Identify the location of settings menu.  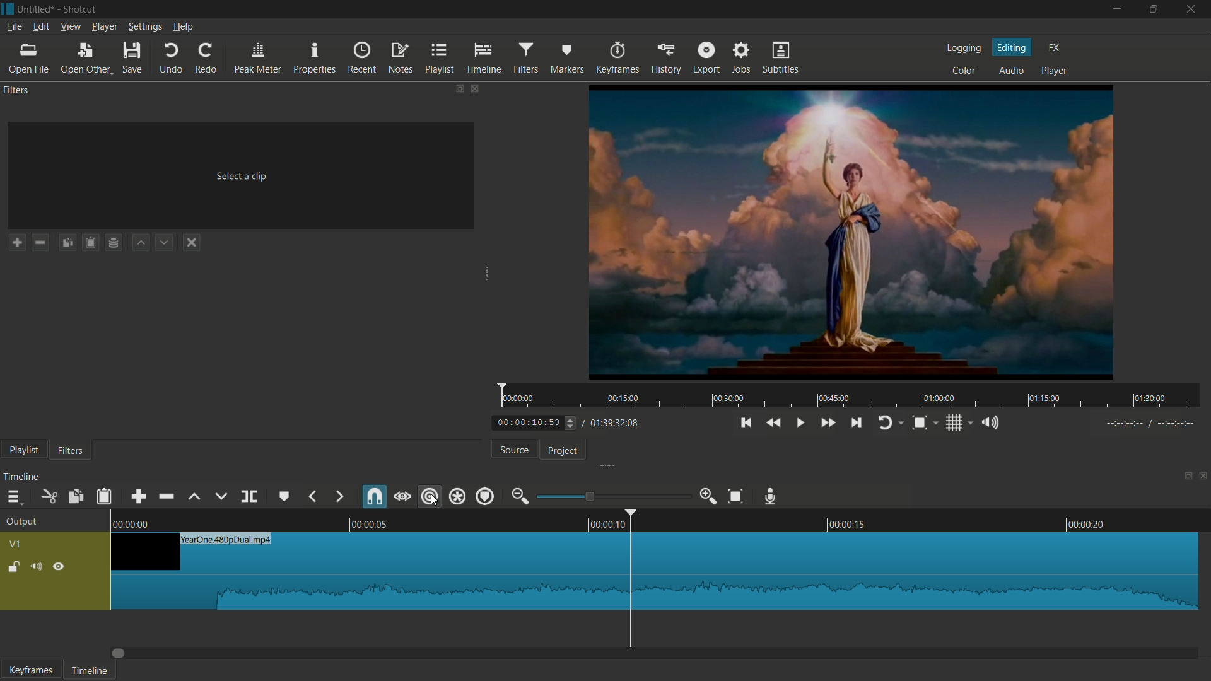
(144, 27).